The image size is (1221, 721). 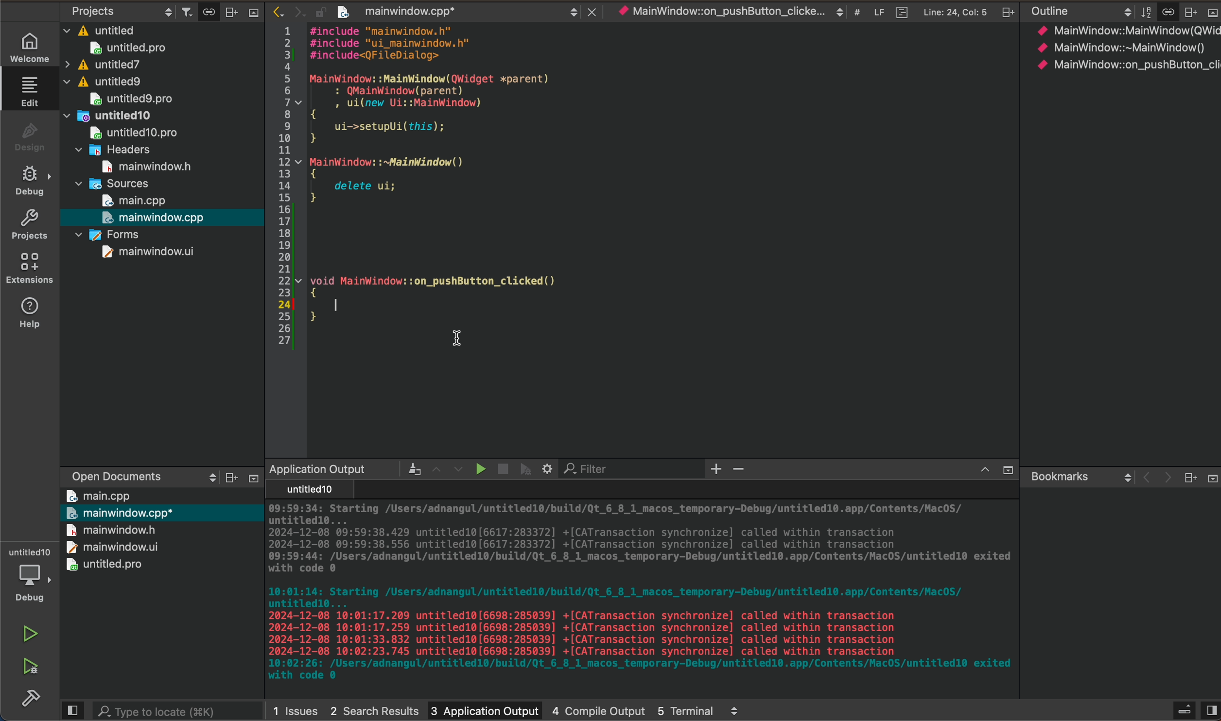 What do you see at coordinates (92, 10) in the screenshot?
I see `projects` at bounding box center [92, 10].